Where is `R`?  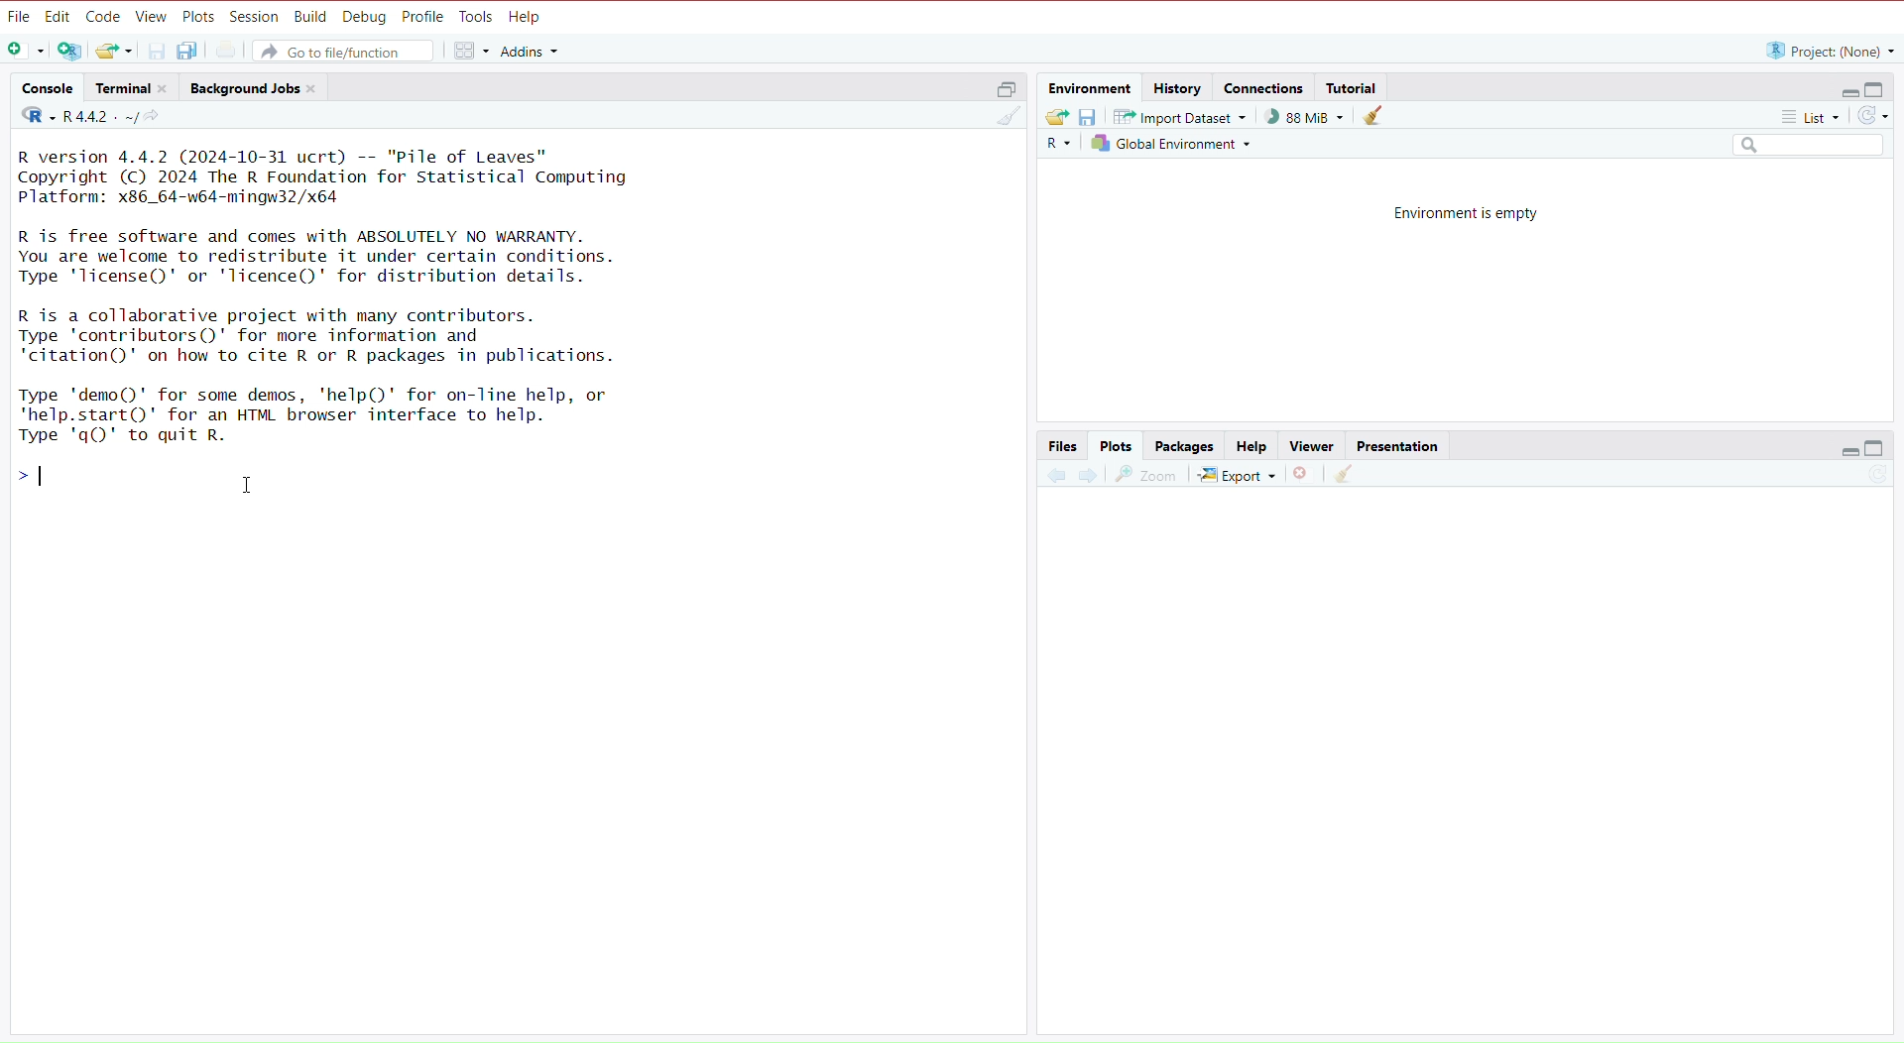
R is located at coordinates (1056, 143).